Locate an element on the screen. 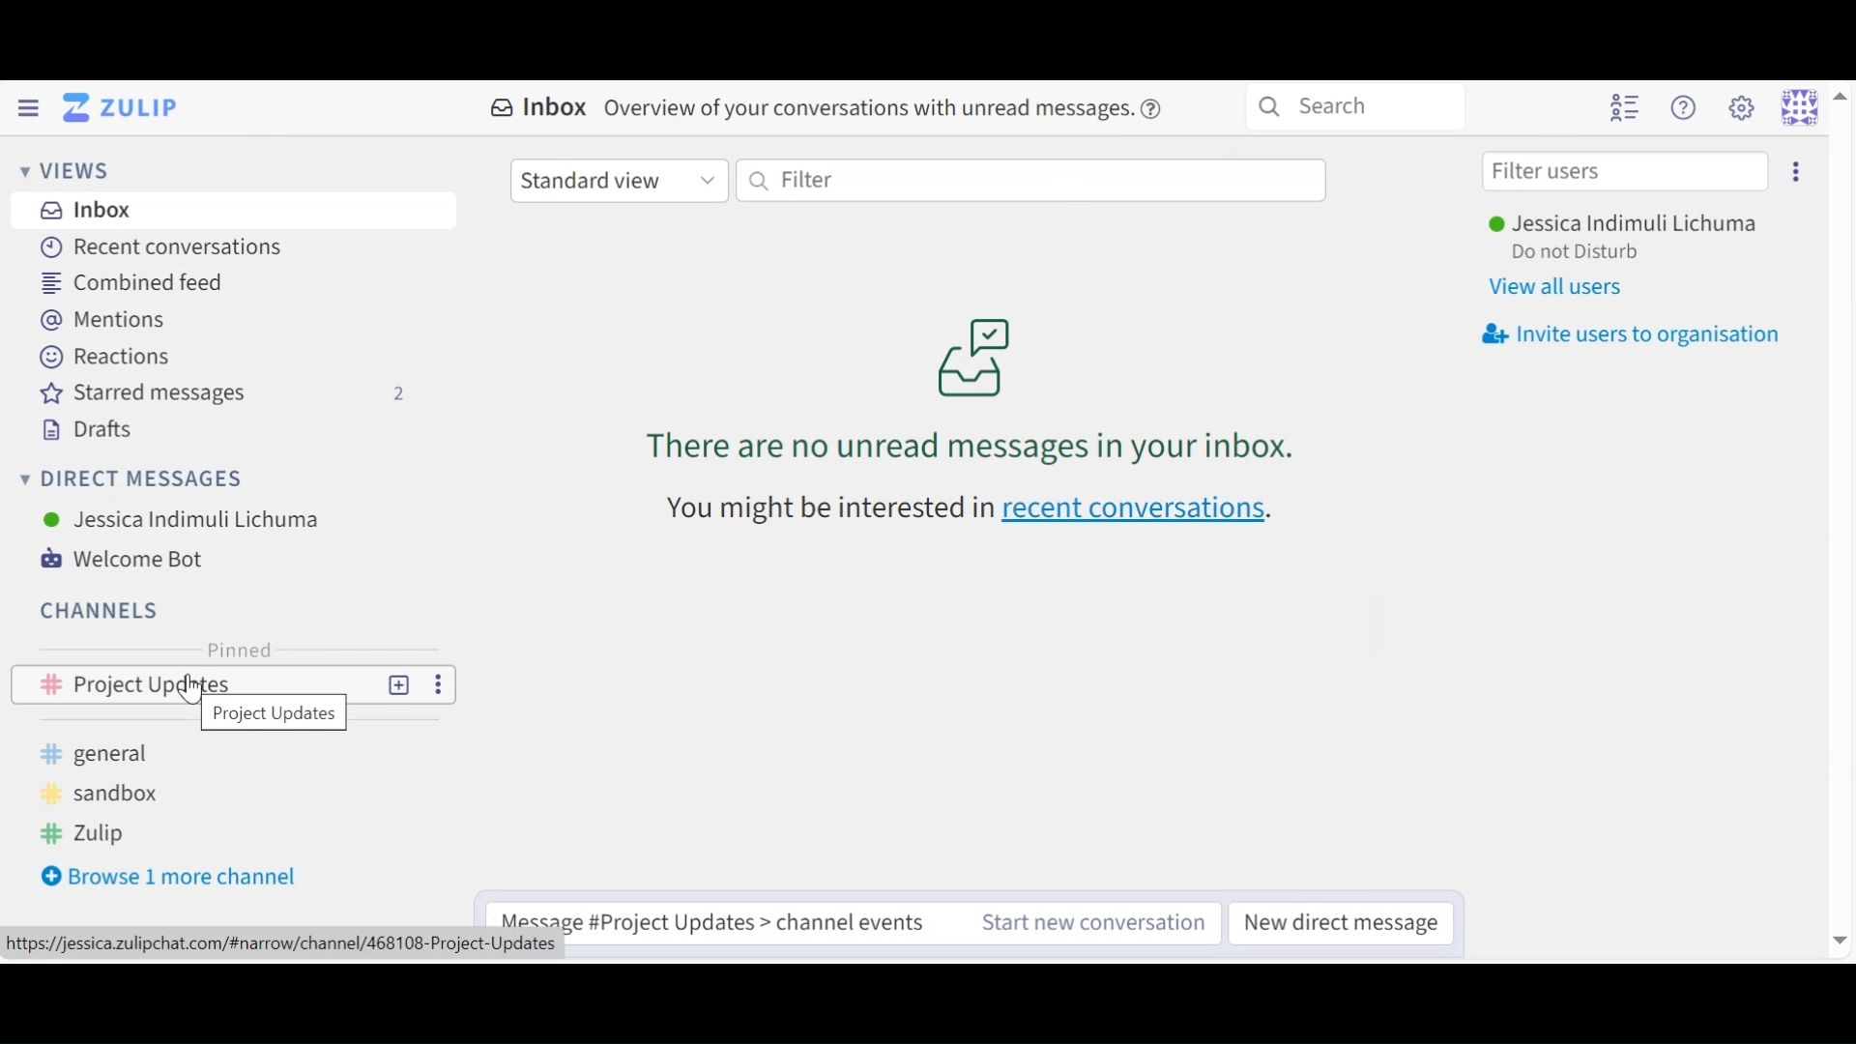 Image resolution: width=1856 pixels, height=1044 pixels. project updates is located at coordinates (145, 684).